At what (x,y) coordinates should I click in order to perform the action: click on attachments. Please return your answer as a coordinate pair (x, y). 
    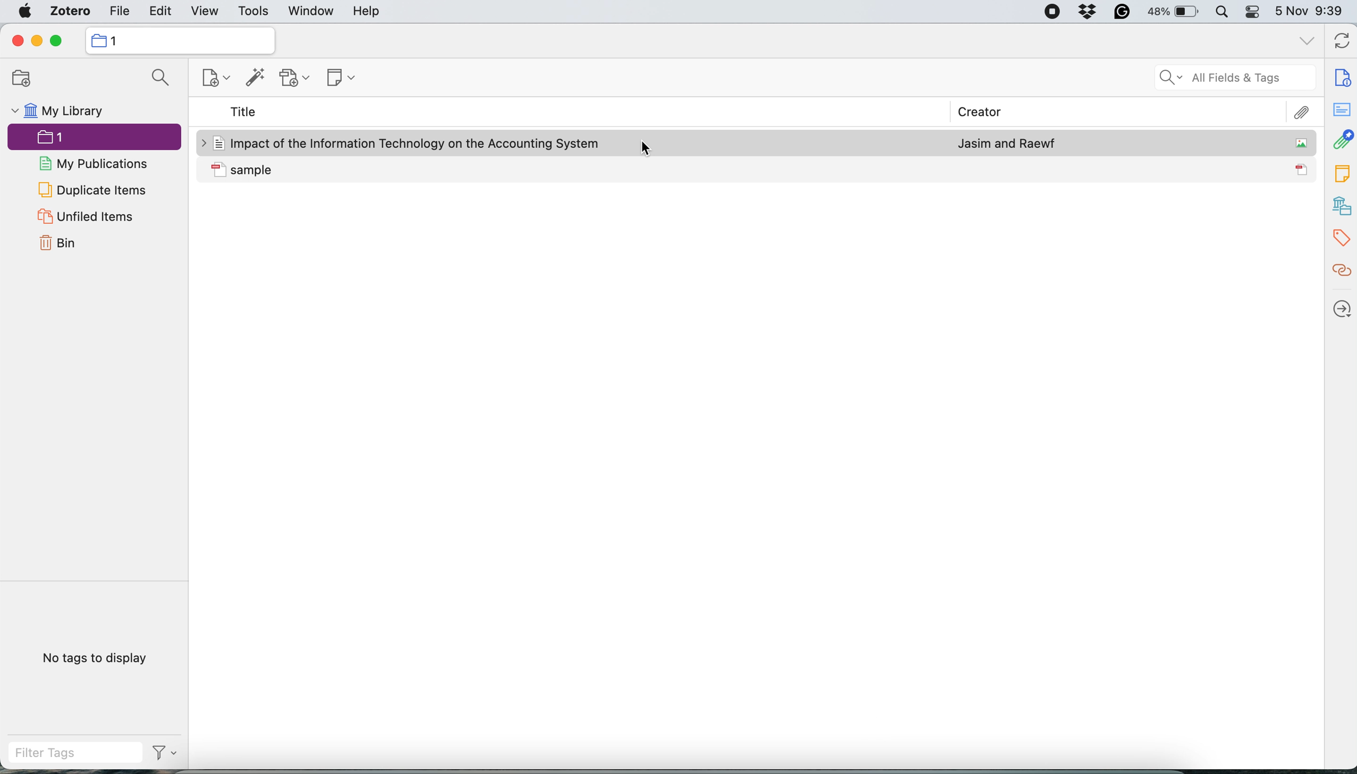
    Looking at the image, I should click on (1301, 113).